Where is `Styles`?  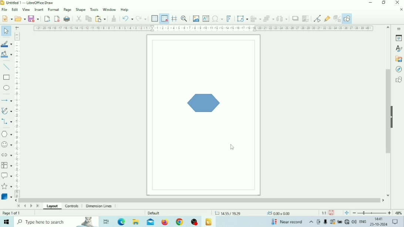
Styles is located at coordinates (398, 49).